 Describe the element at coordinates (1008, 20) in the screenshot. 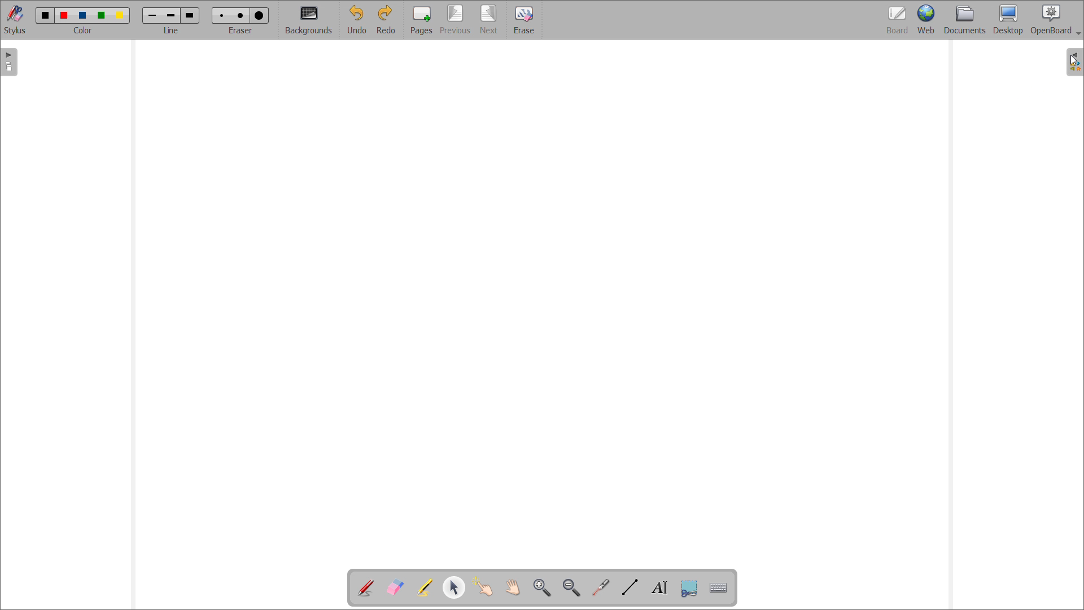

I see `desktop` at that location.